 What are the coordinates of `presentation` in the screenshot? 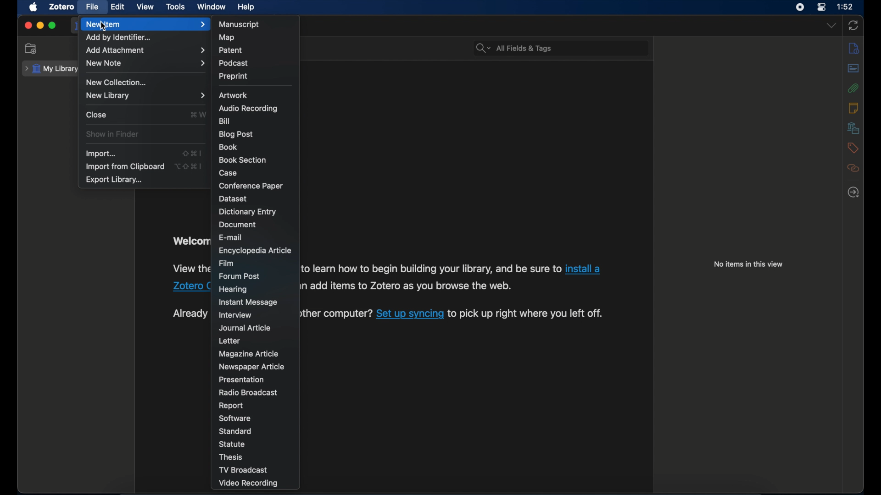 It's located at (242, 380).